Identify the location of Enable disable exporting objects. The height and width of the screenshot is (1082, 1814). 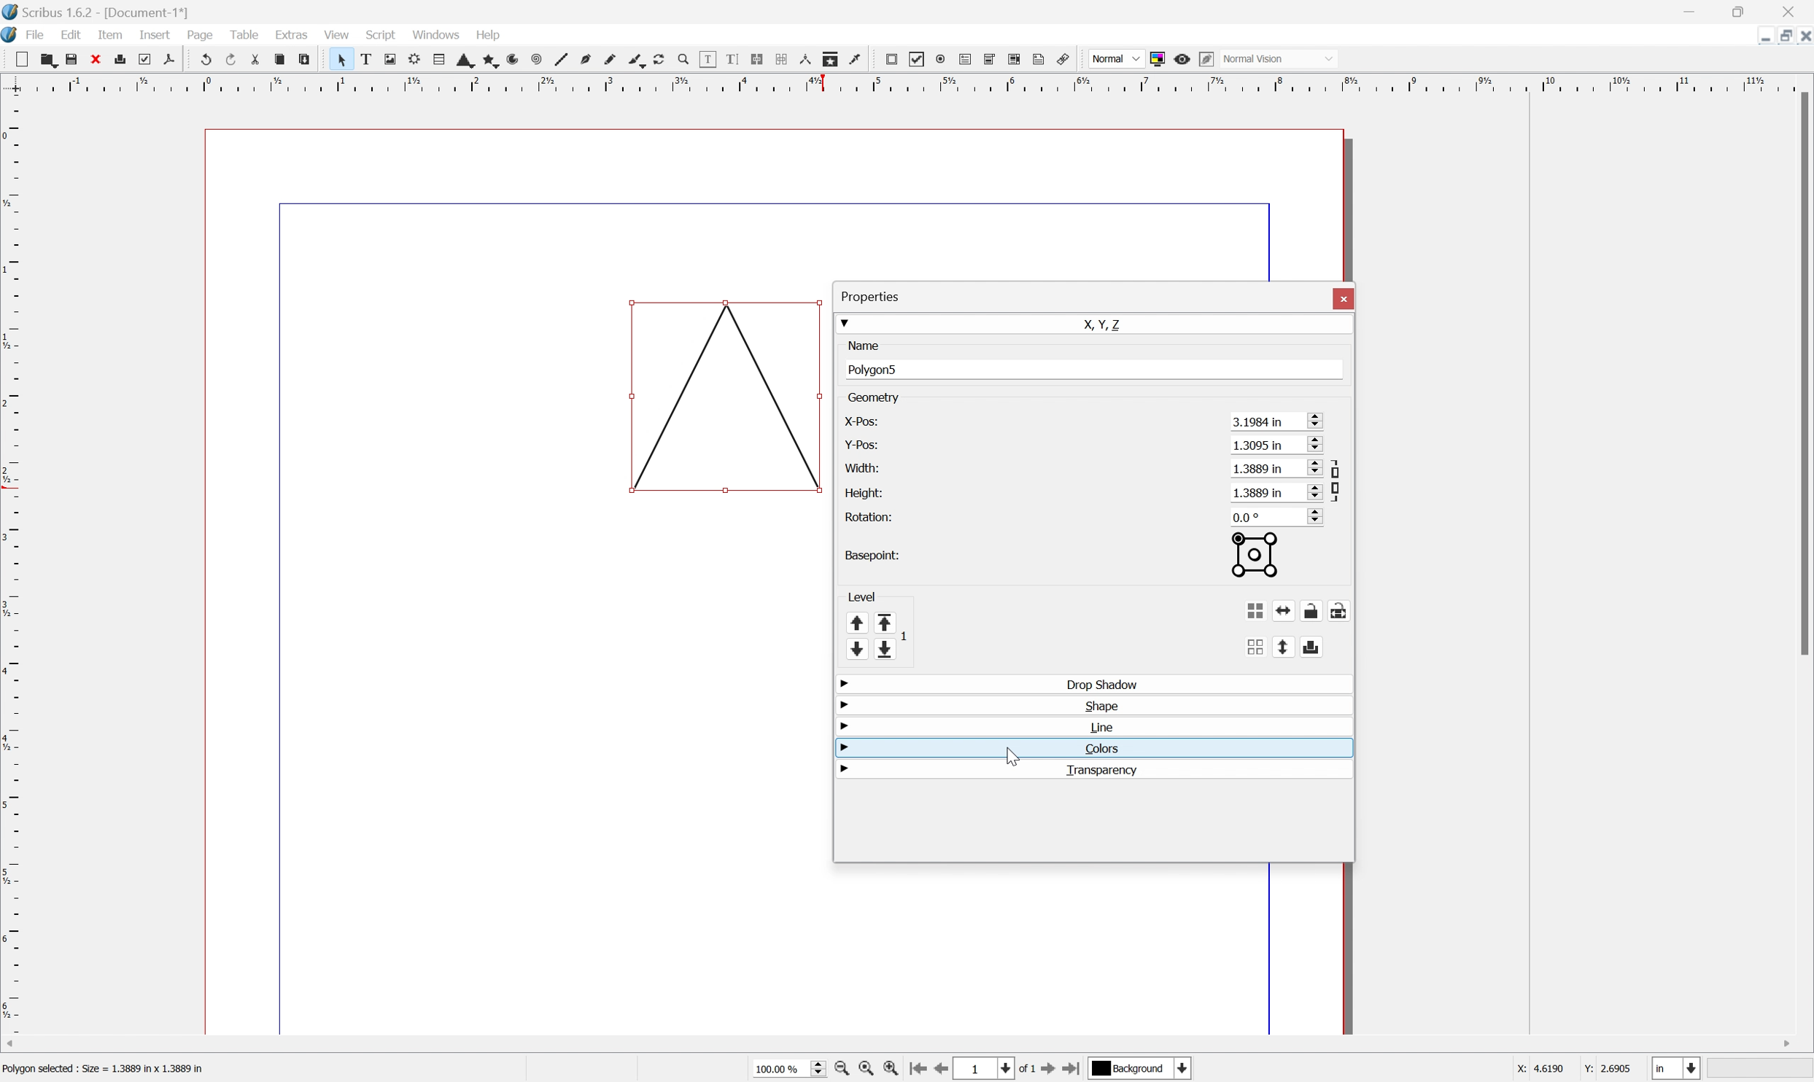
(1312, 648).